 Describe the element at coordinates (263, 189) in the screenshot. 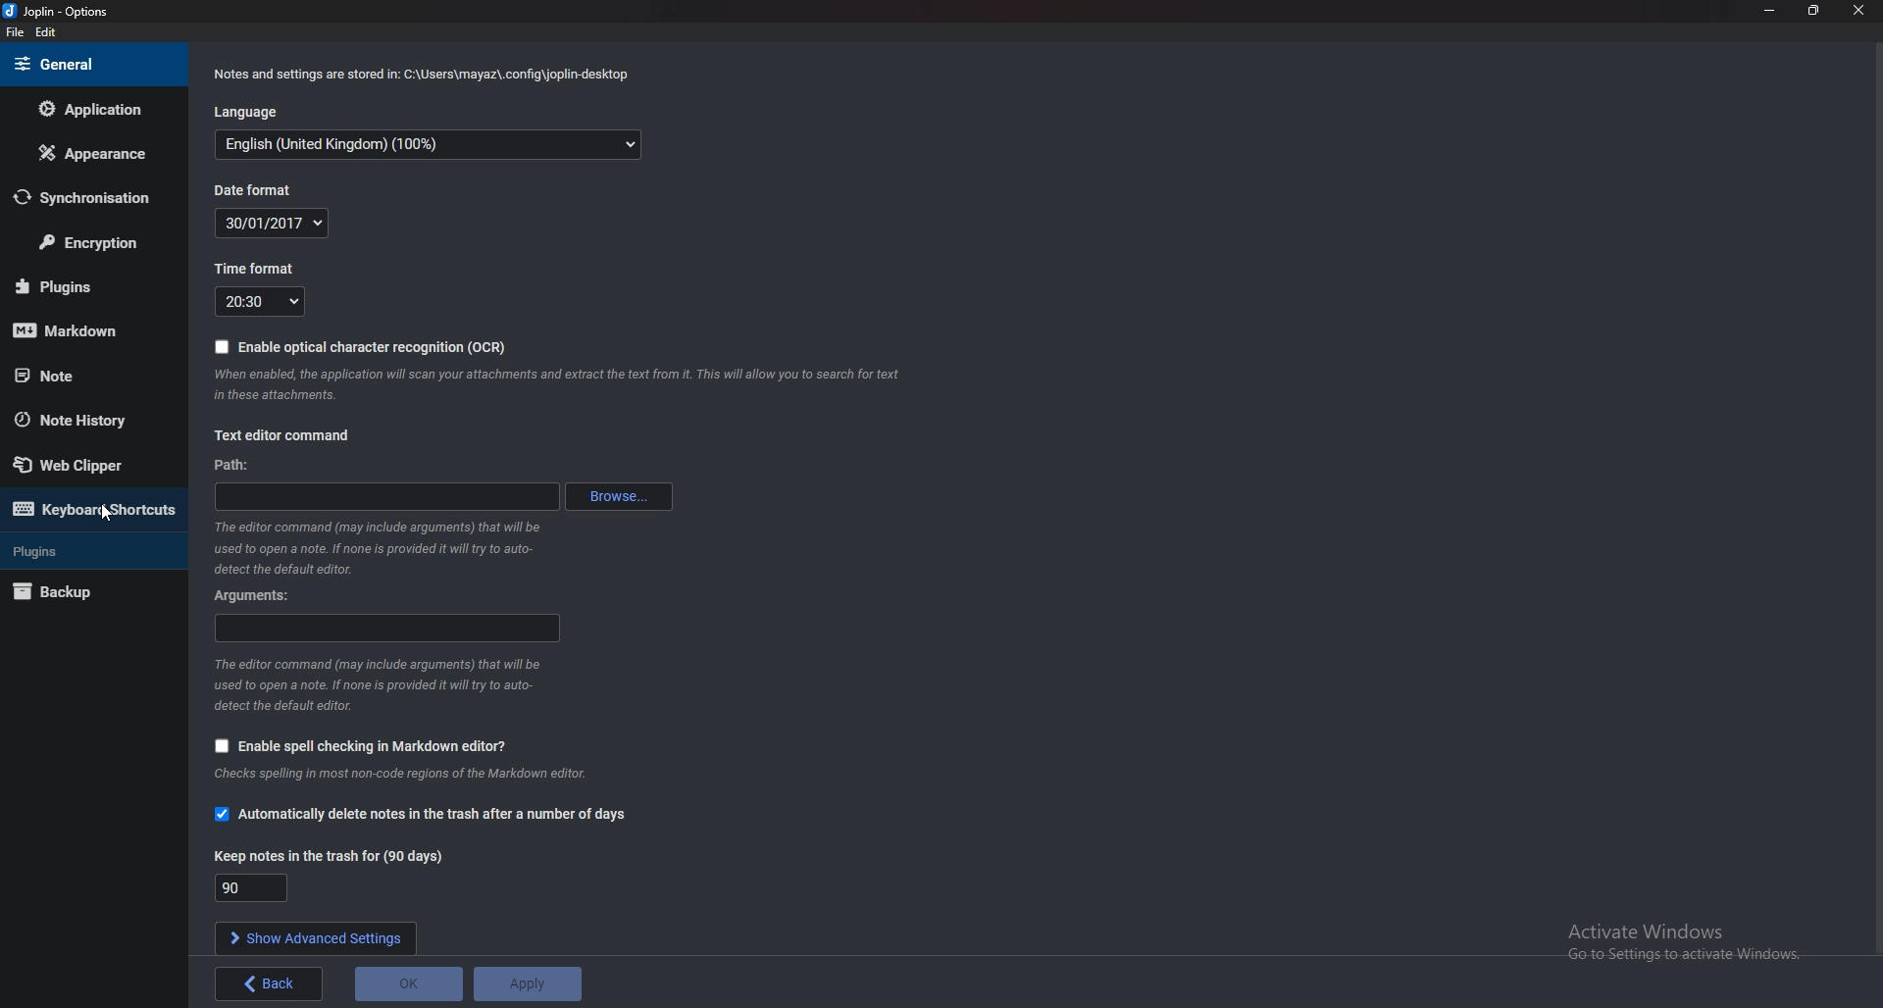

I see `Date format` at that location.